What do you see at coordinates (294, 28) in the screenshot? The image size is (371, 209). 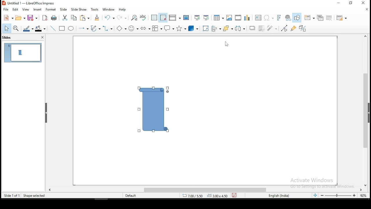 I see `show gluepoint functions` at bounding box center [294, 28].